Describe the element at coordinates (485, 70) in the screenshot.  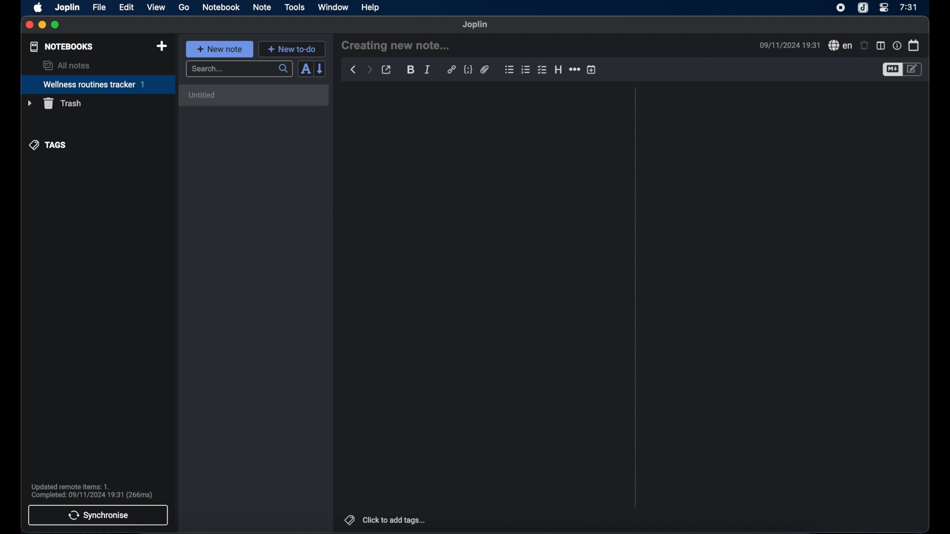
I see `attach file` at that location.